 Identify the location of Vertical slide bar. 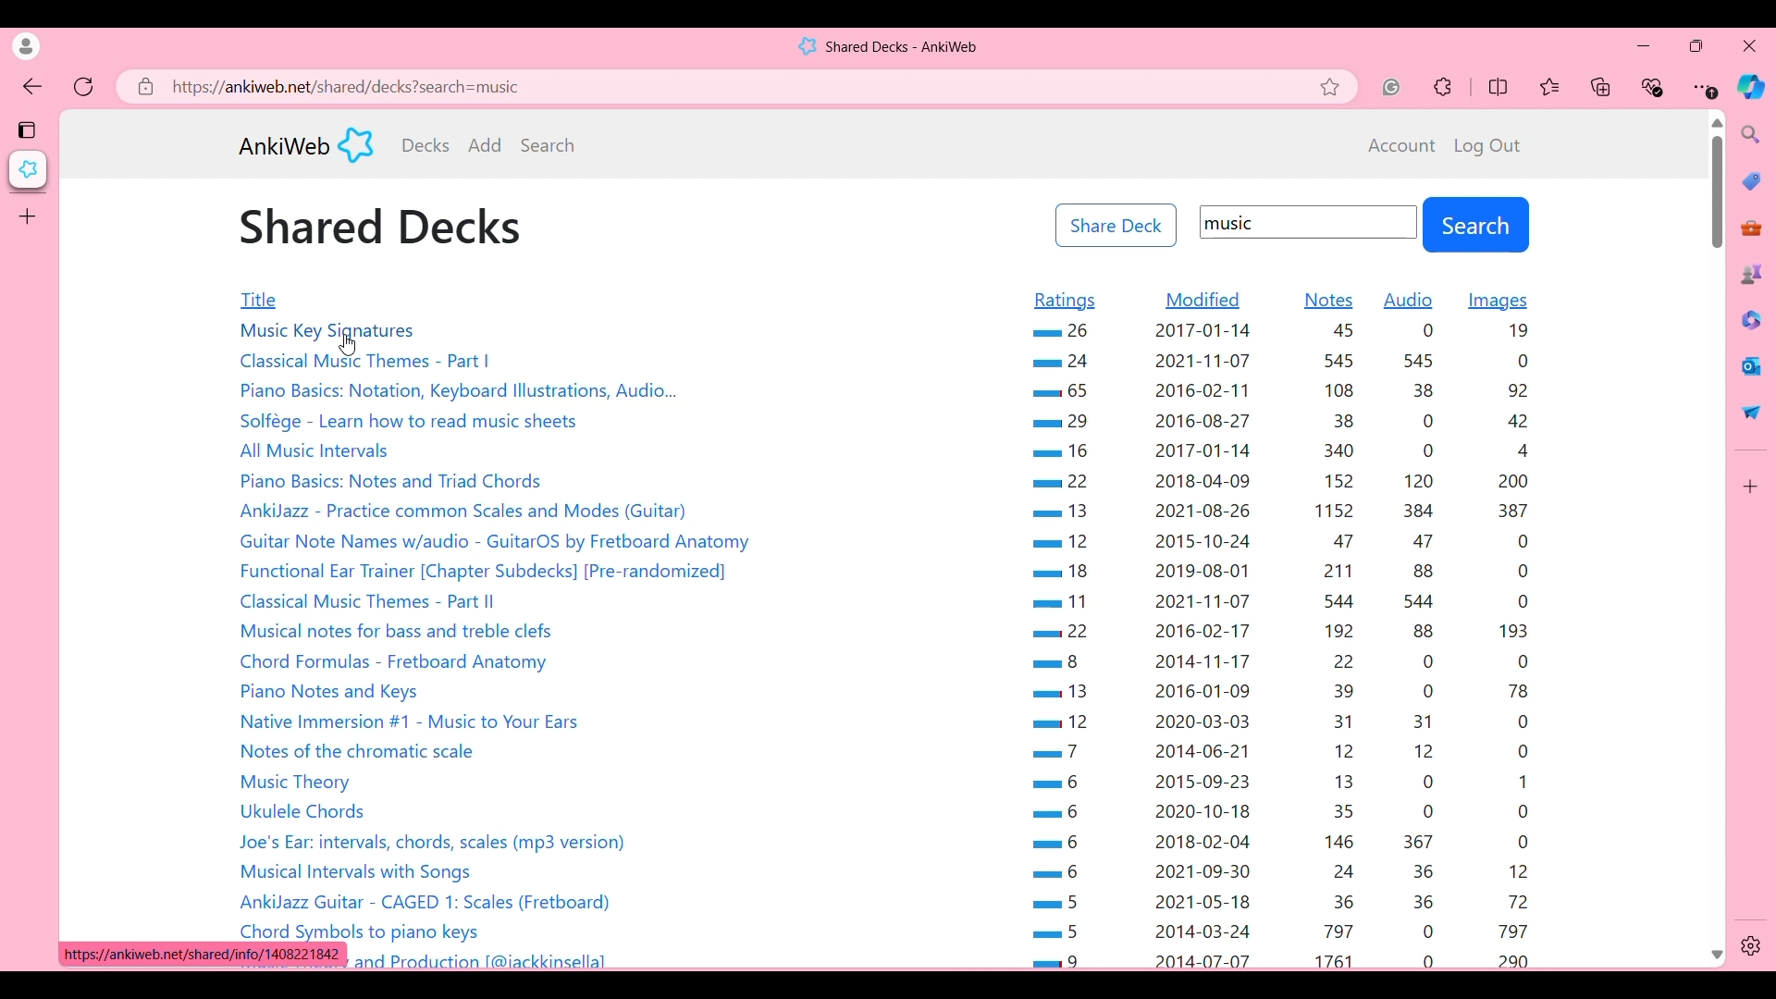
(1717, 192).